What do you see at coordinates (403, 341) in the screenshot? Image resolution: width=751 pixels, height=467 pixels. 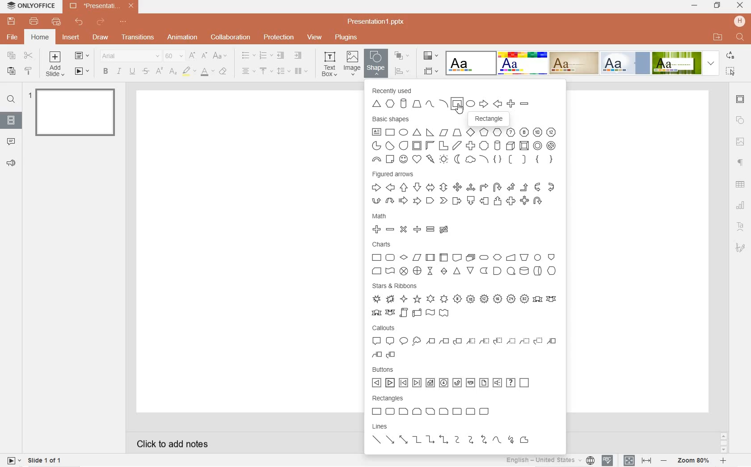 I see `Oval Callout` at bounding box center [403, 341].